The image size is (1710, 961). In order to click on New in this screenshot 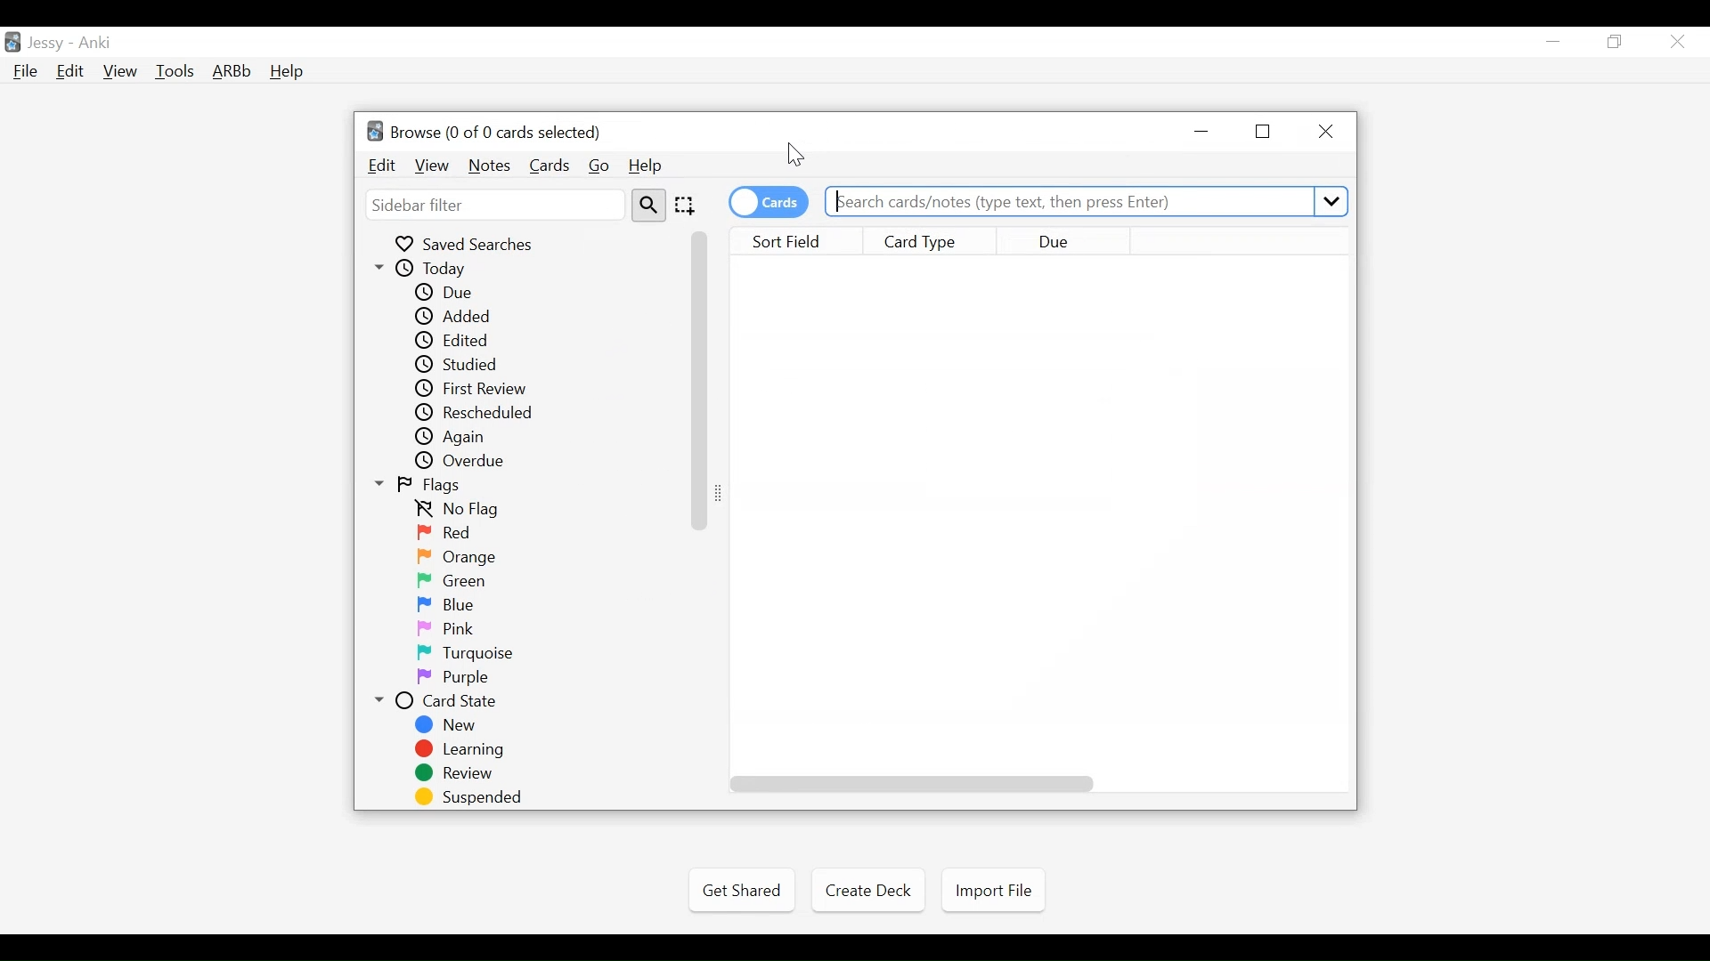, I will do `click(450, 727)`.